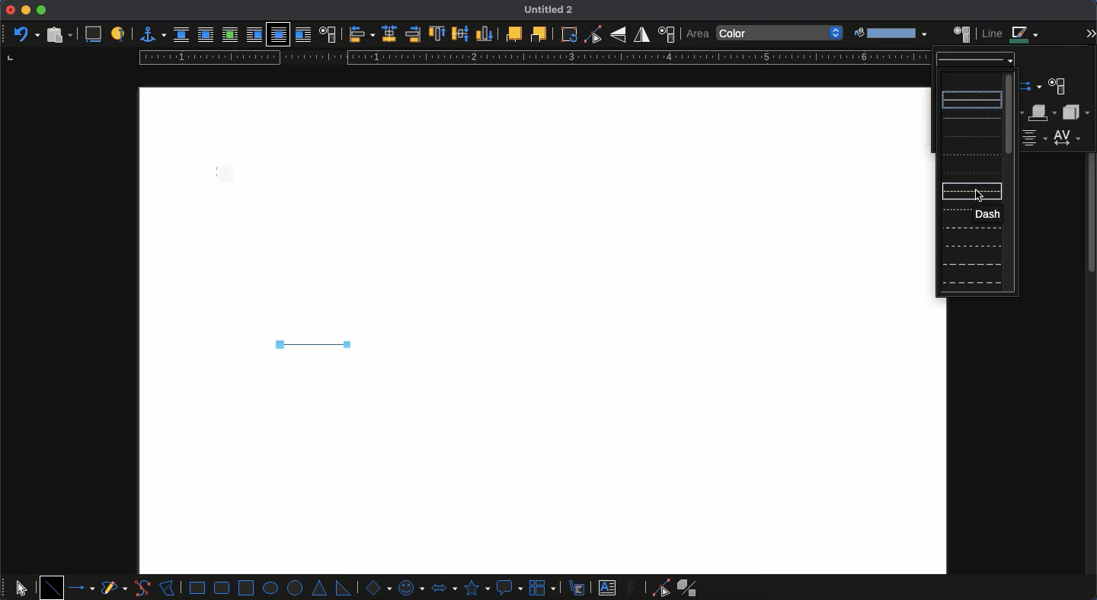 This screenshot has height=600, width=1097. Describe the element at coordinates (697, 34) in the screenshot. I see `area` at that location.